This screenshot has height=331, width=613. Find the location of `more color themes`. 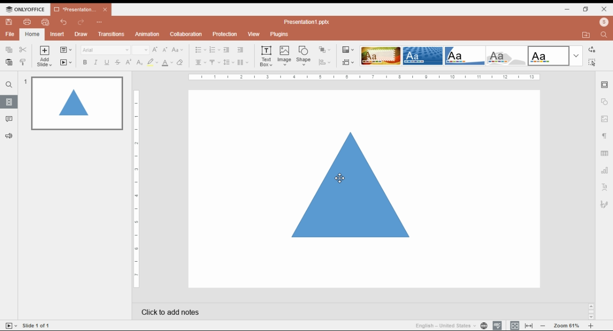

more color themes is located at coordinates (576, 56).